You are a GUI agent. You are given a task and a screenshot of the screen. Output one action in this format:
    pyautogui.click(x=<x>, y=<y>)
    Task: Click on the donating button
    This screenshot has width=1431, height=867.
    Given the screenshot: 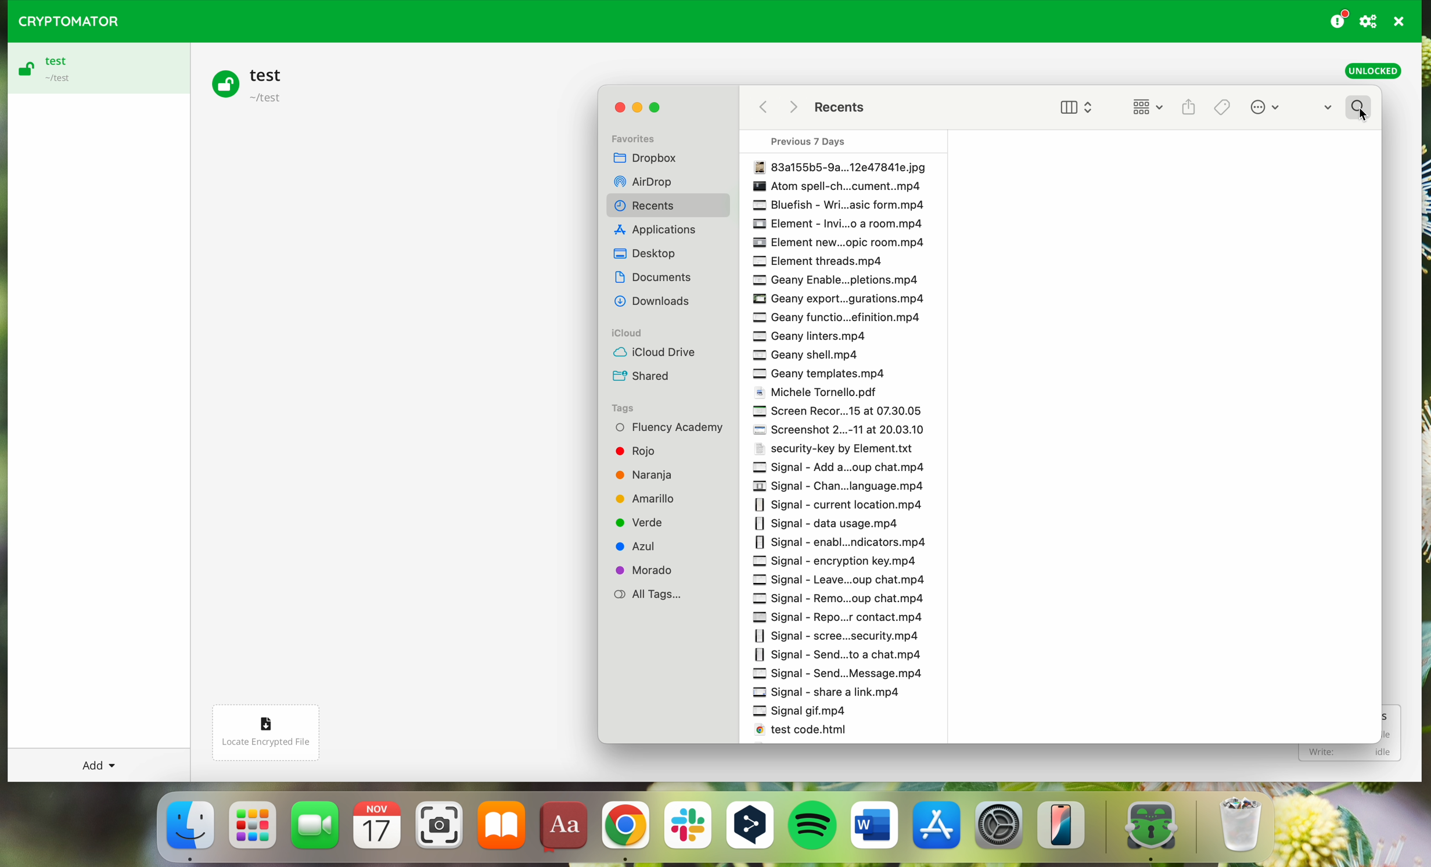 What is the action you would take?
    pyautogui.click(x=1339, y=19)
    